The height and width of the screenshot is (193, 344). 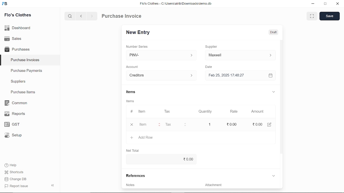 I want to click on Setup, so click(x=12, y=136).